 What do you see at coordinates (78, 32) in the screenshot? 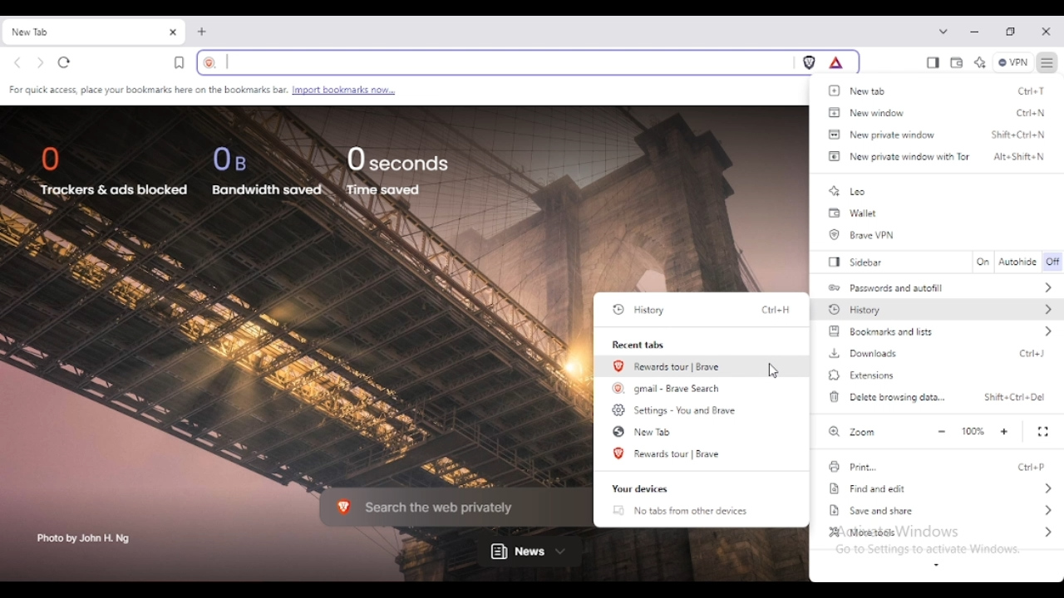
I see `new tab` at bounding box center [78, 32].